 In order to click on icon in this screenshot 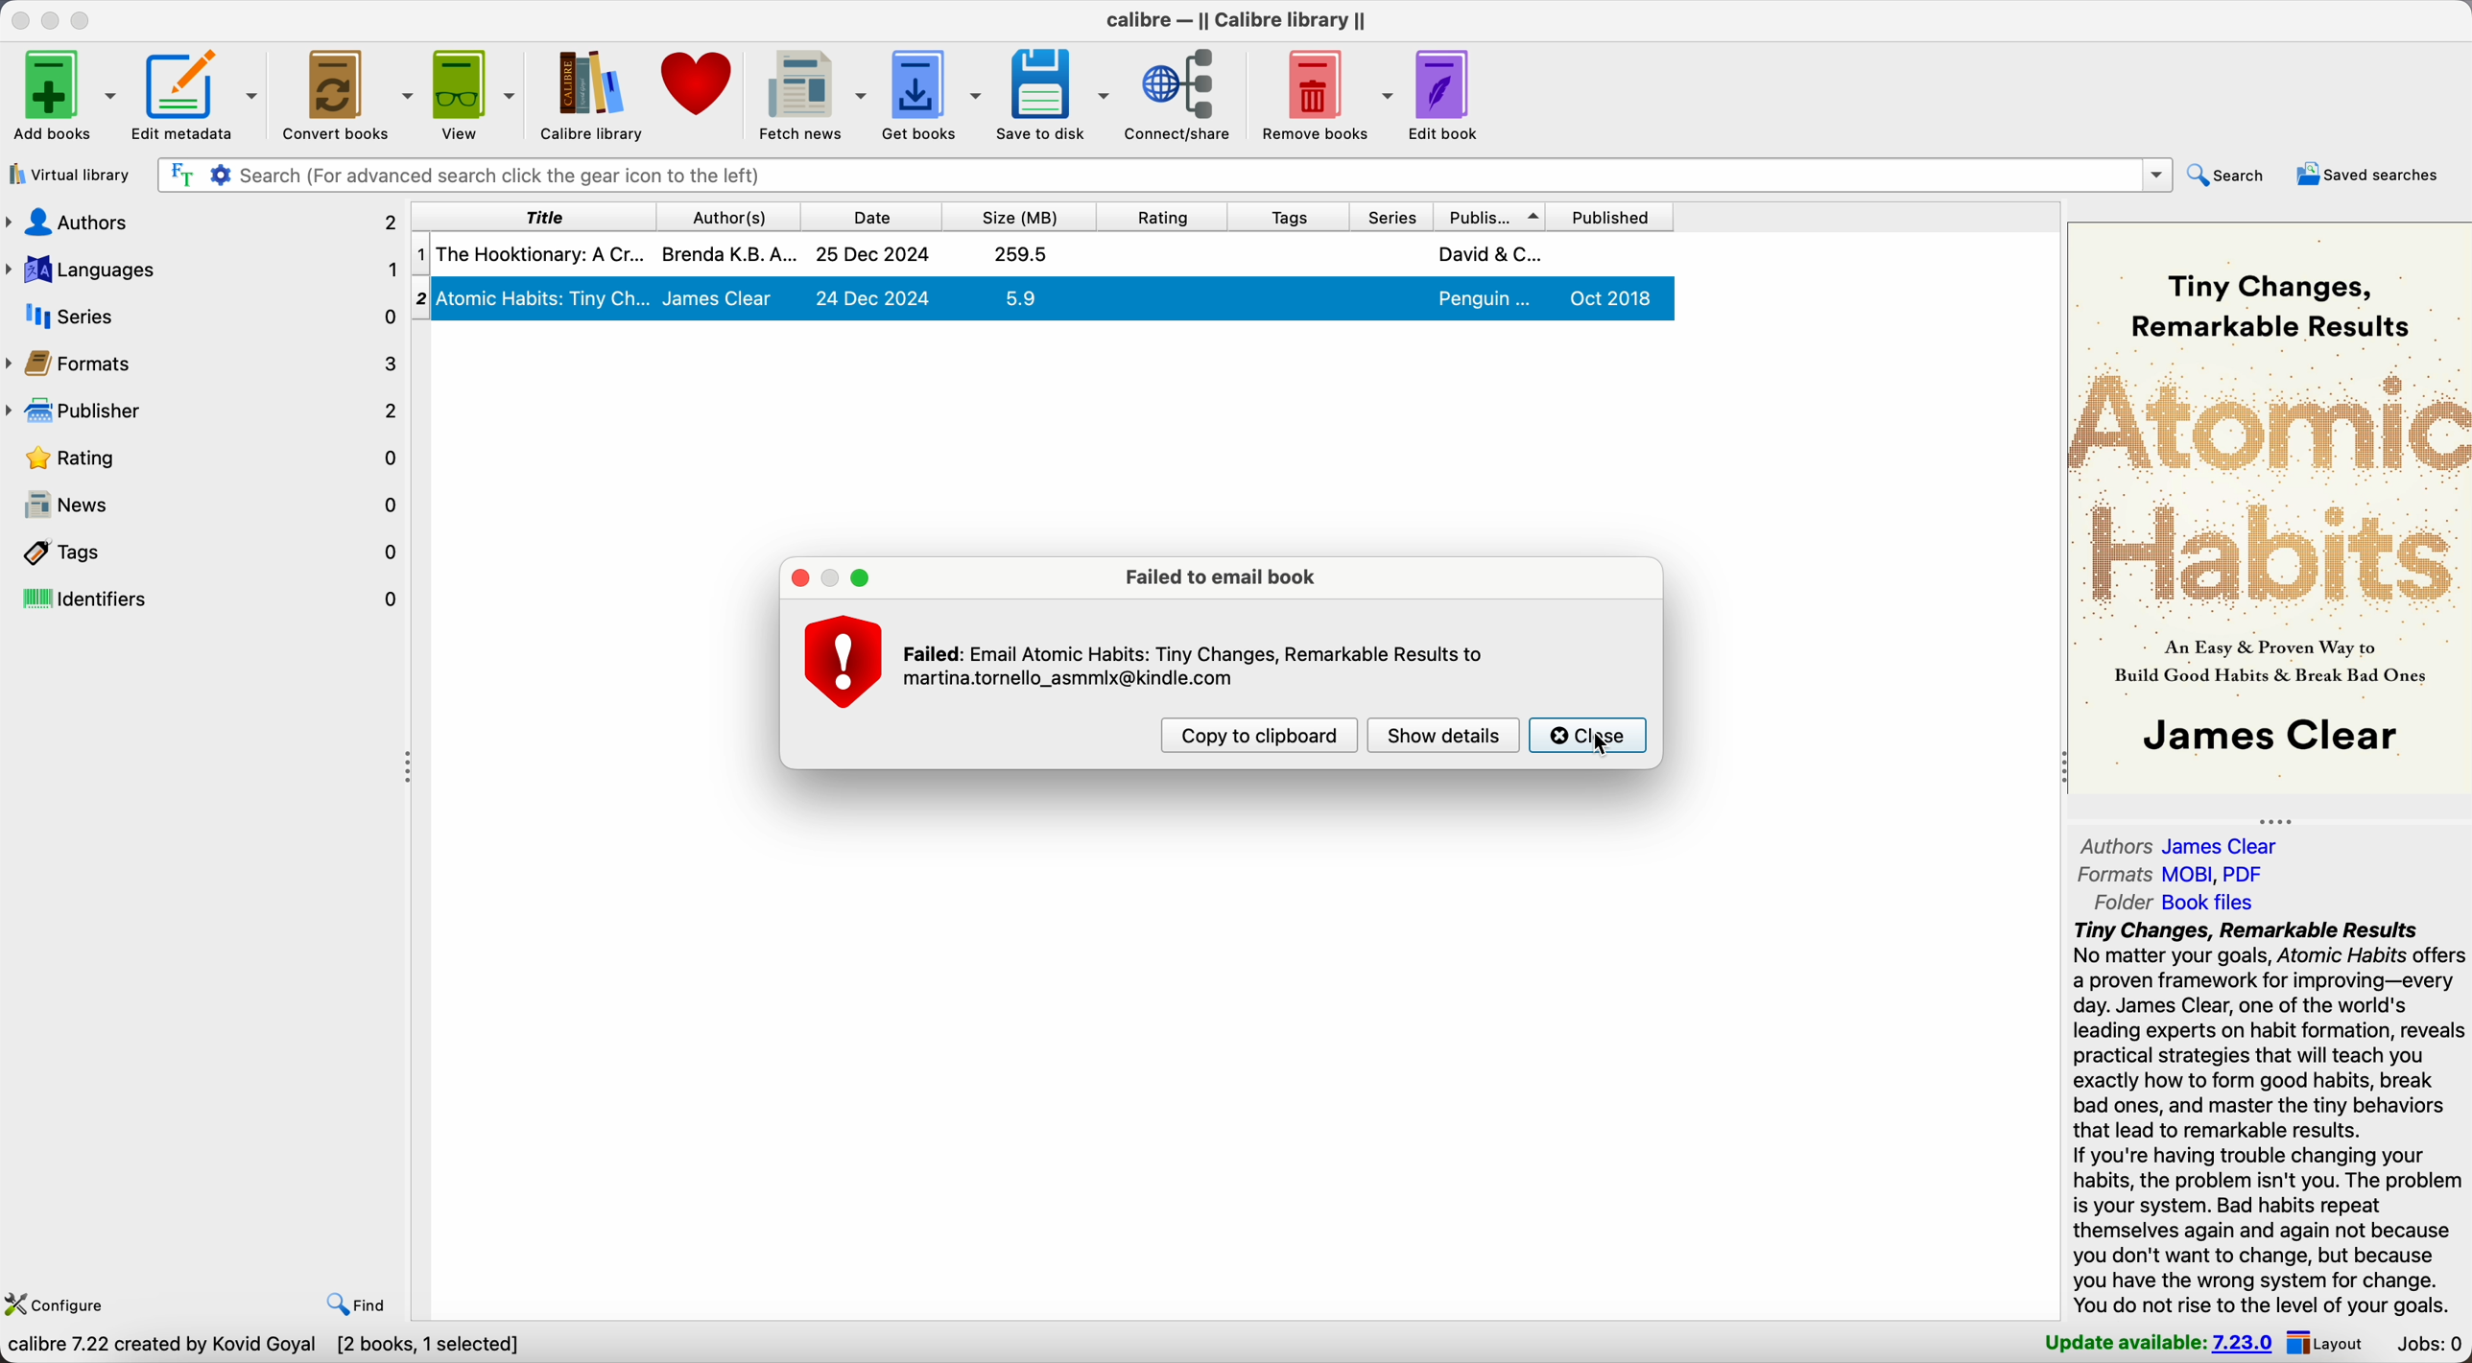, I will do `click(844, 660)`.